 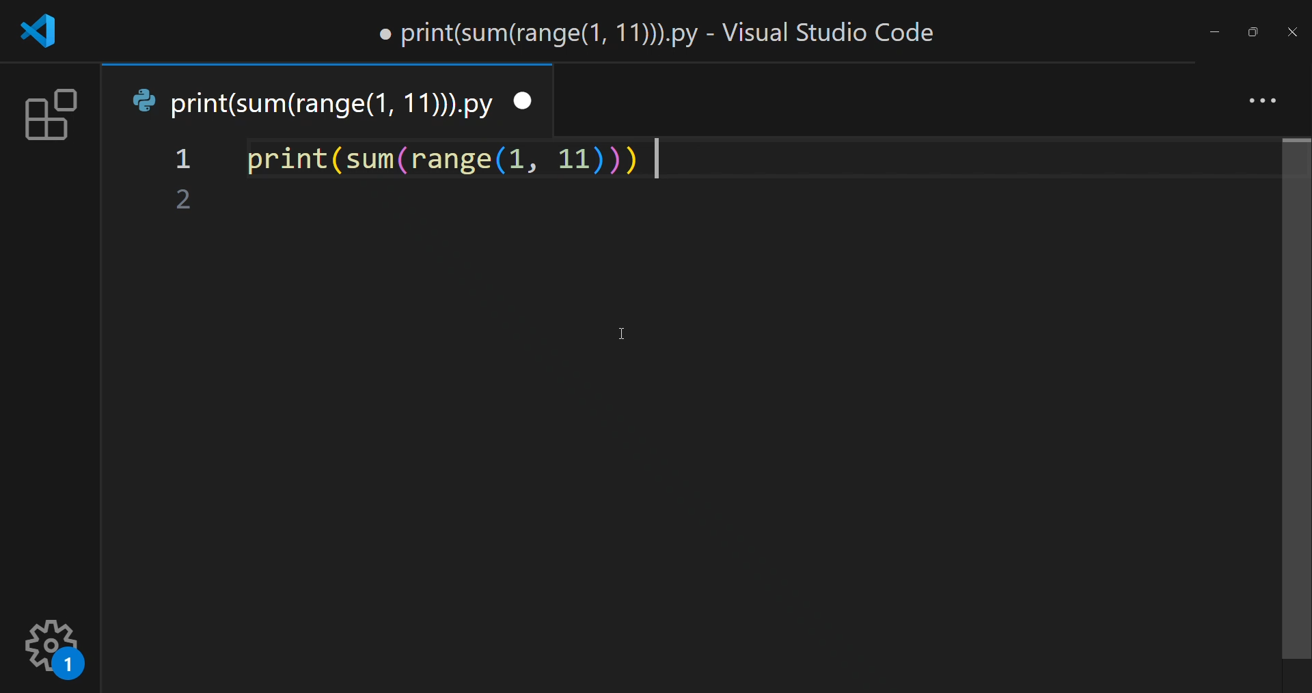 I want to click on print(sum(range(1, 11))).py - Visual Studio Code, so click(x=661, y=31).